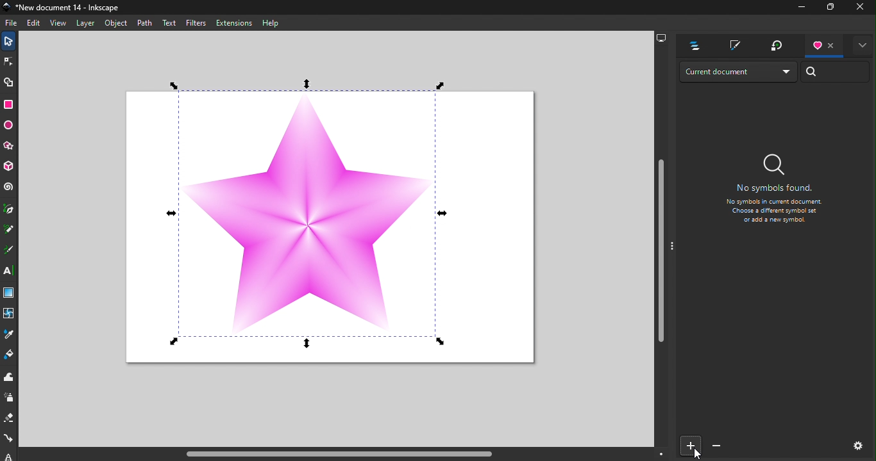  What do you see at coordinates (13, 24) in the screenshot?
I see `File` at bounding box center [13, 24].